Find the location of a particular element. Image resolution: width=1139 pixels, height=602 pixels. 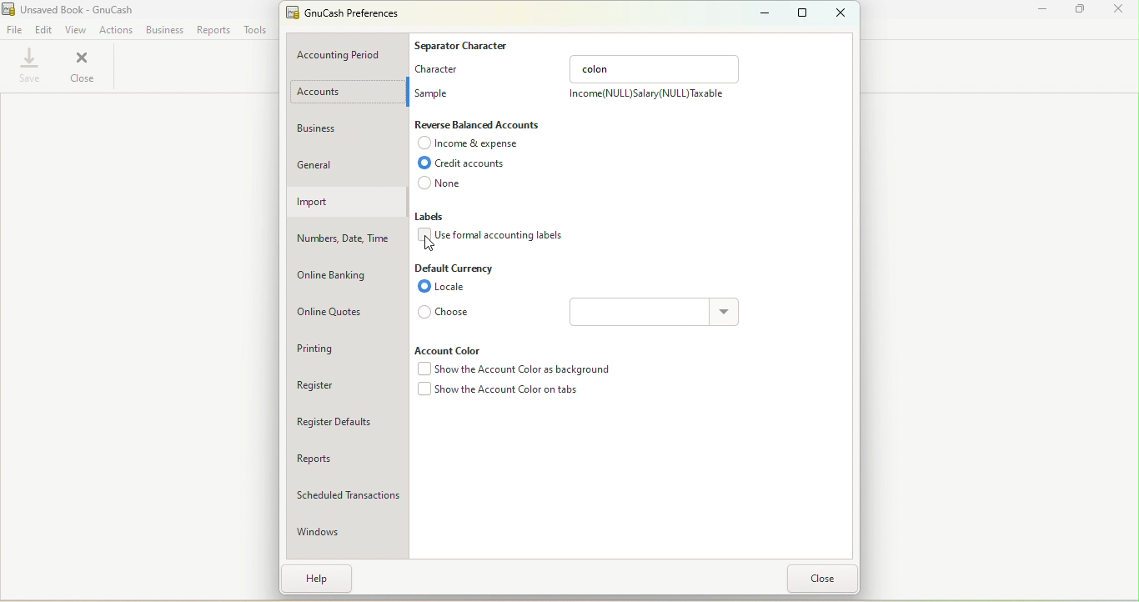

Credit accounts is located at coordinates (471, 165).